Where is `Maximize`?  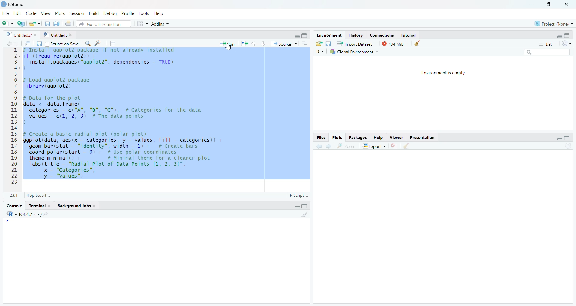
Maximize is located at coordinates (549, 4).